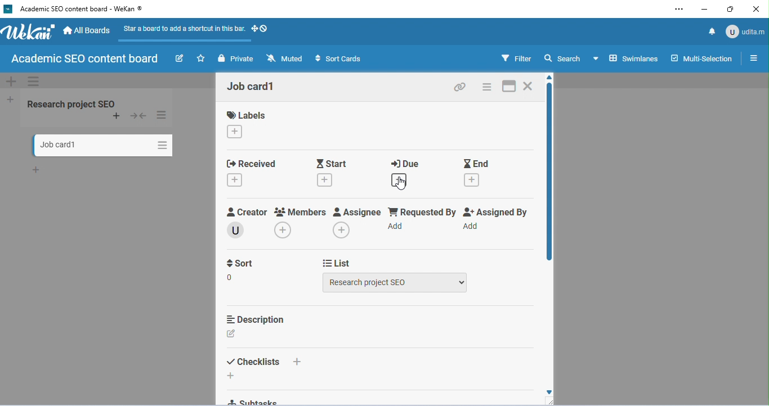  I want to click on add card to top of list, so click(118, 116).